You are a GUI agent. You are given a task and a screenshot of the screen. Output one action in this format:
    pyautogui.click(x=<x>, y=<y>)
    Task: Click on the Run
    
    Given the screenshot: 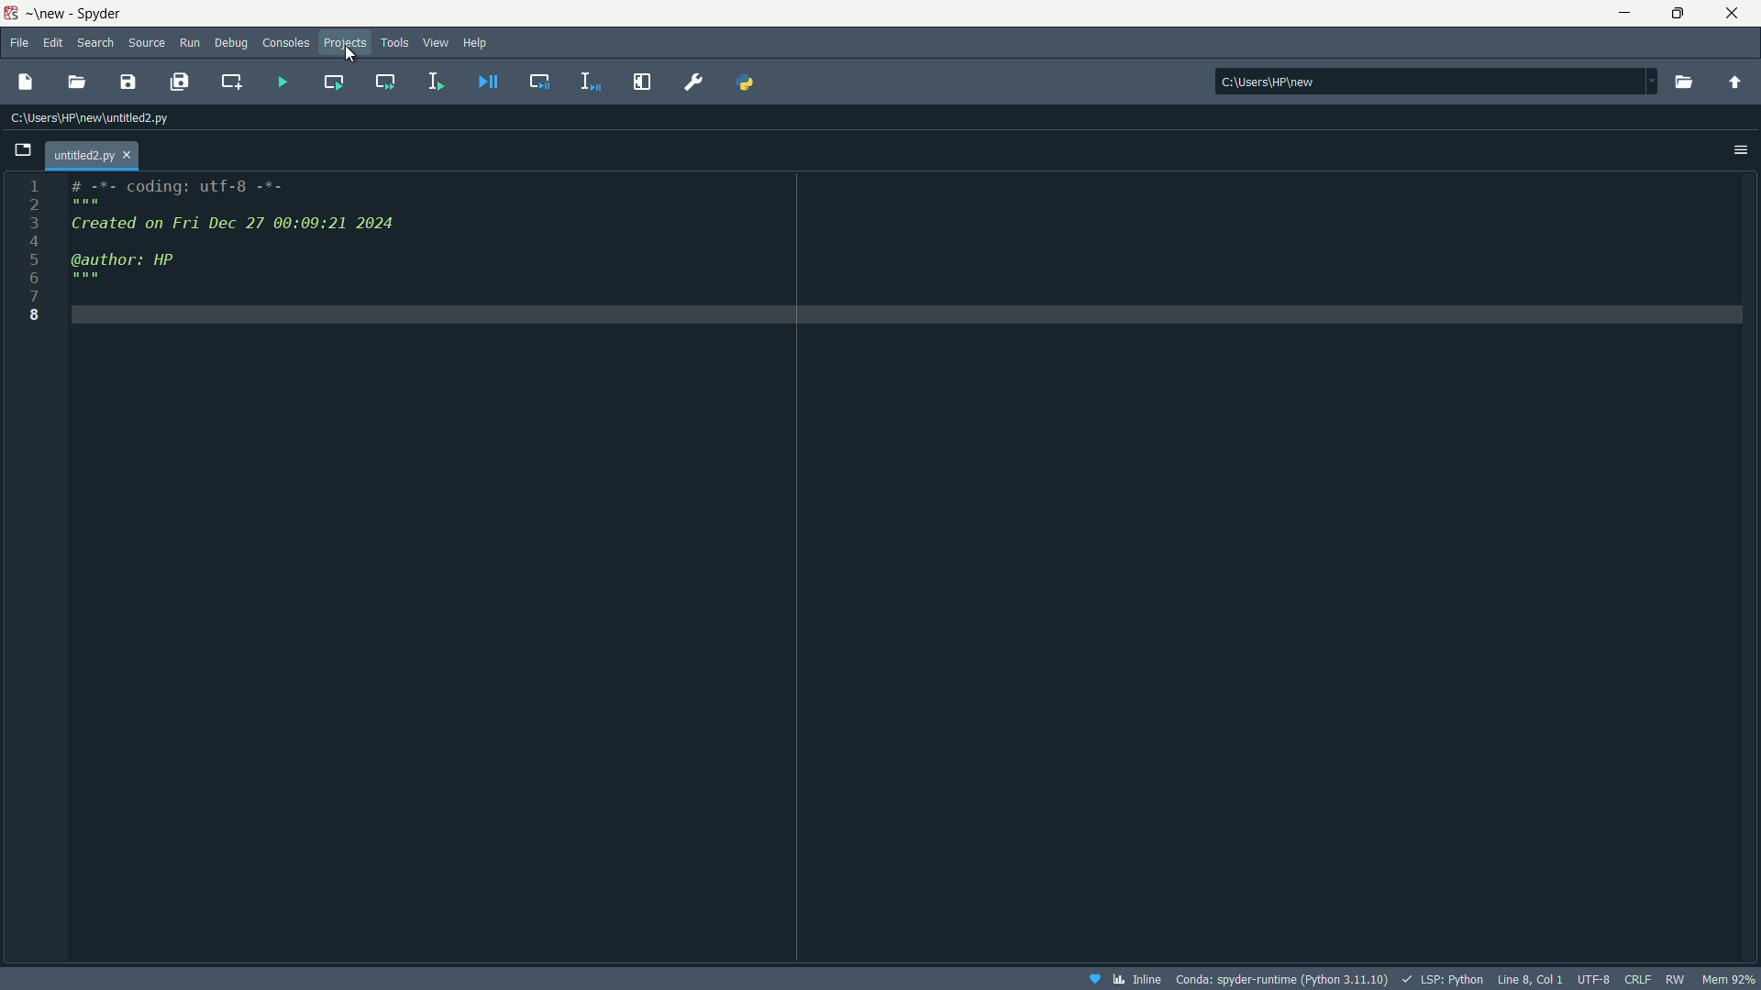 What is the action you would take?
    pyautogui.click(x=192, y=40)
    